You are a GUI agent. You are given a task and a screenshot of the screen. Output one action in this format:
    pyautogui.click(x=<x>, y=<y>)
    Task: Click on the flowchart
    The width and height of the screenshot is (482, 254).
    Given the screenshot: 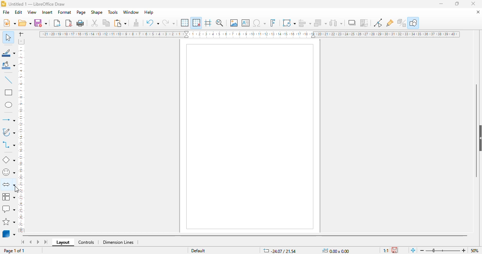 What is the action you would take?
    pyautogui.click(x=9, y=197)
    